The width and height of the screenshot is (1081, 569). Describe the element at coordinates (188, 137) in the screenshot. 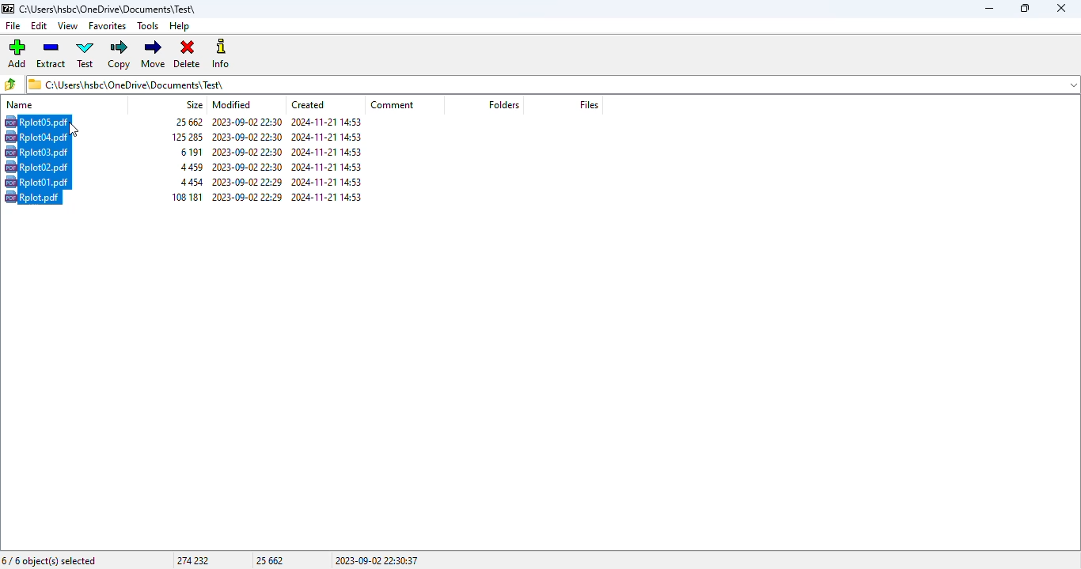

I see `size` at that location.